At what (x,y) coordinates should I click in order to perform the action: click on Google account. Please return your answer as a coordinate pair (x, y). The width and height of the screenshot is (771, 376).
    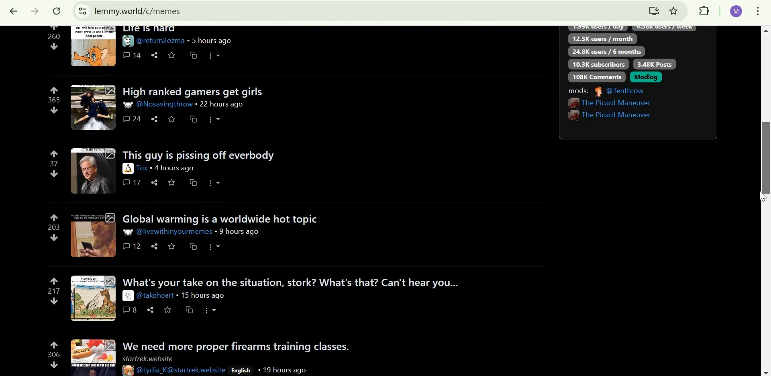
    Looking at the image, I should click on (736, 12).